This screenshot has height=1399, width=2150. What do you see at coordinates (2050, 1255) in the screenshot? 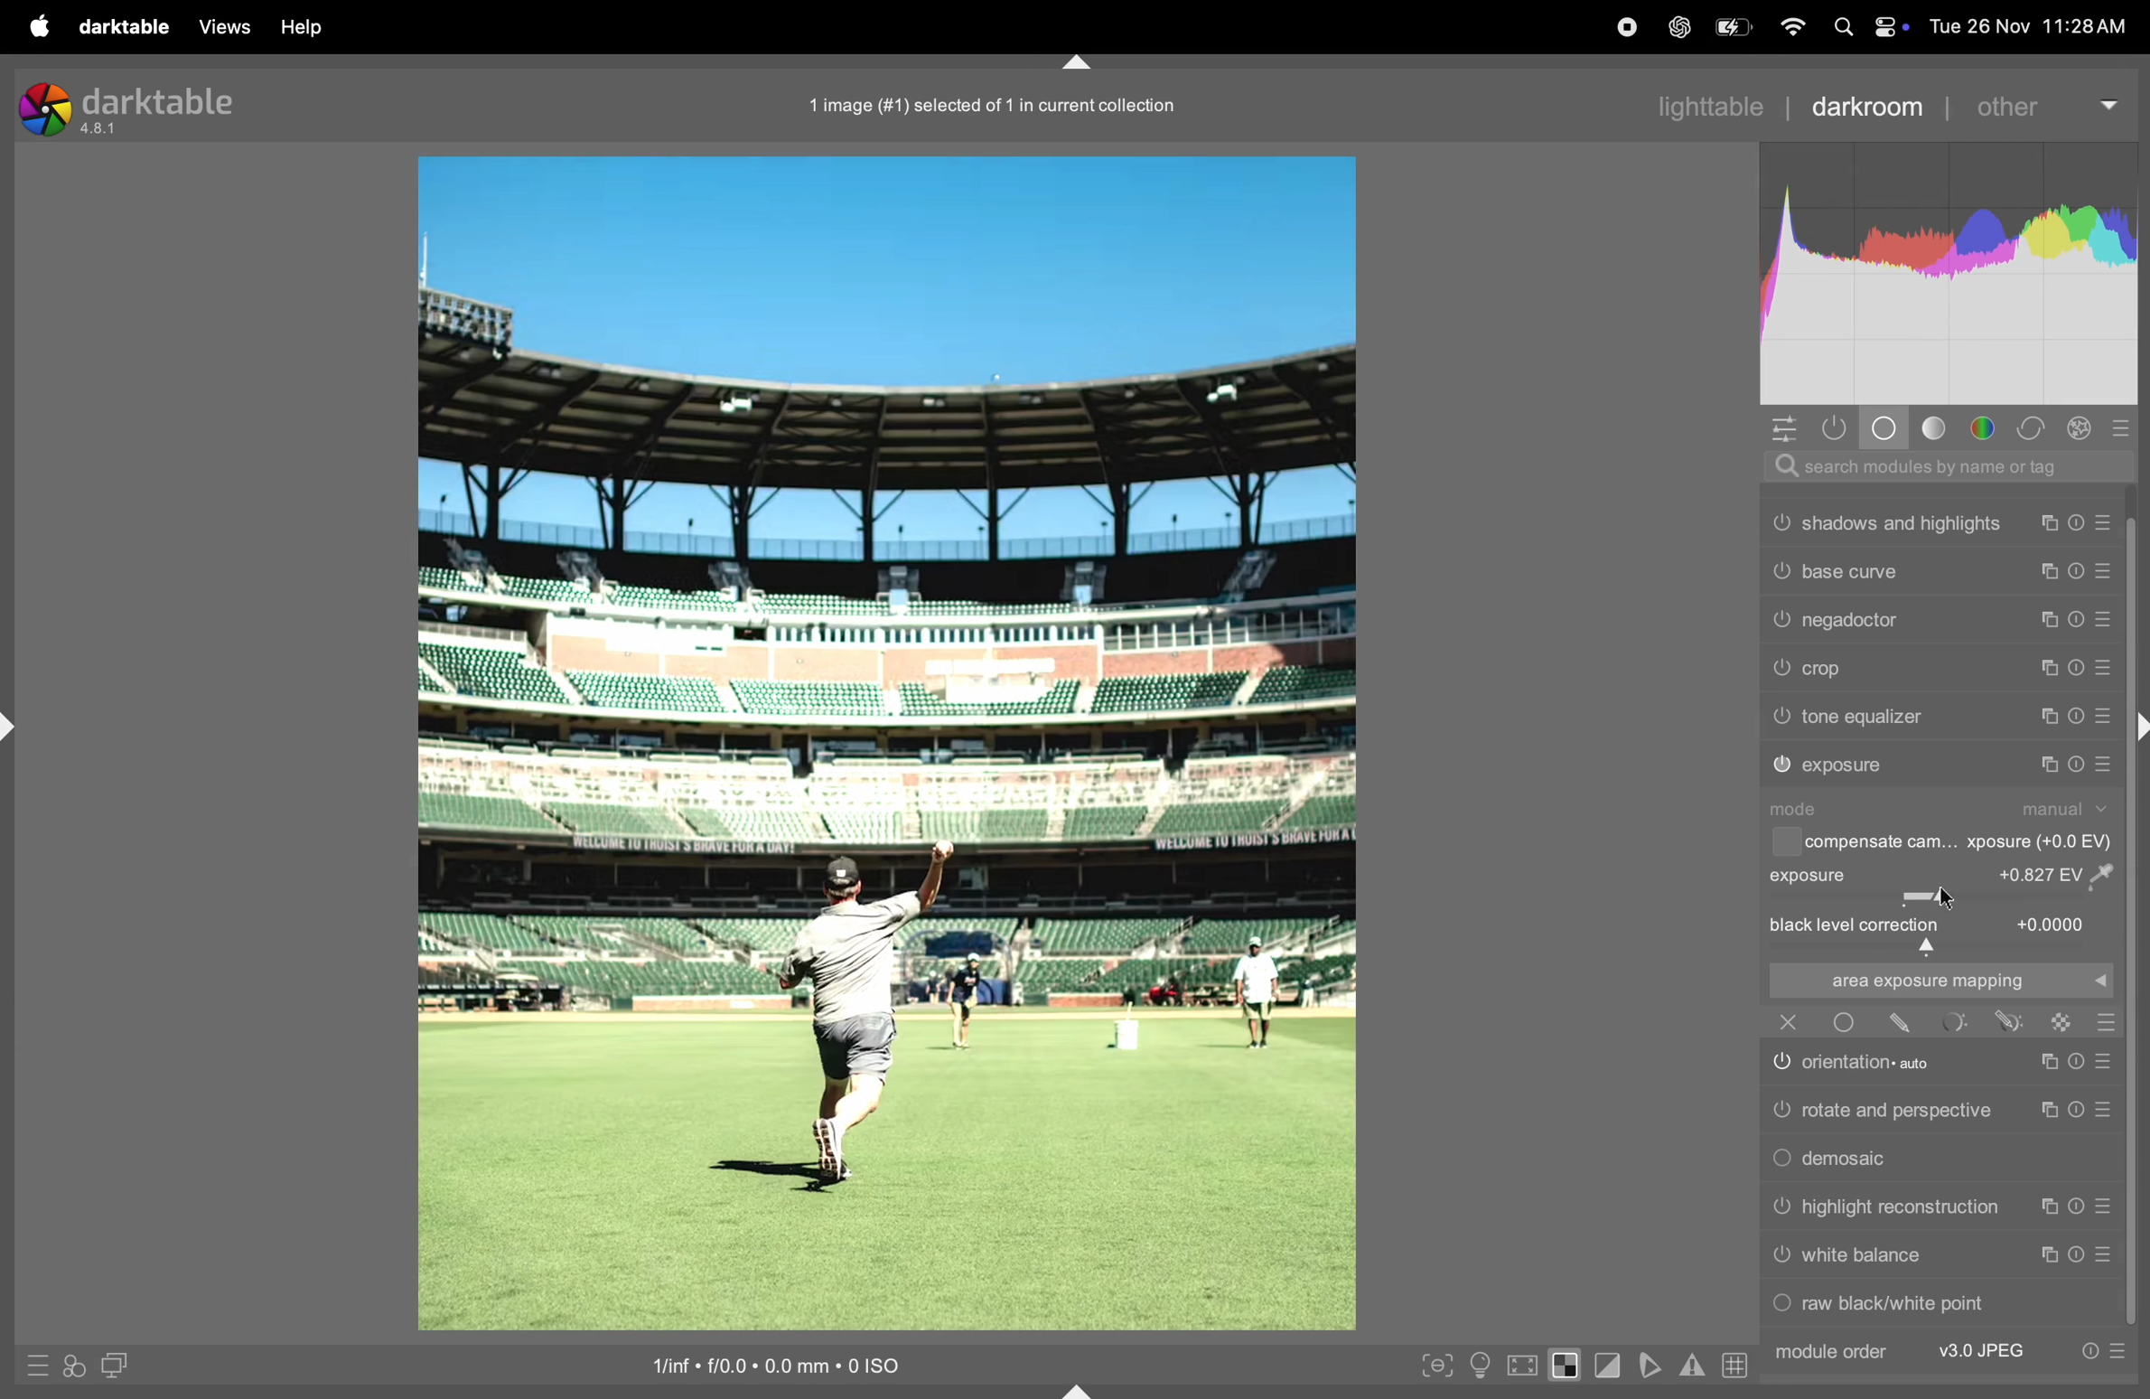
I see `copy` at bounding box center [2050, 1255].